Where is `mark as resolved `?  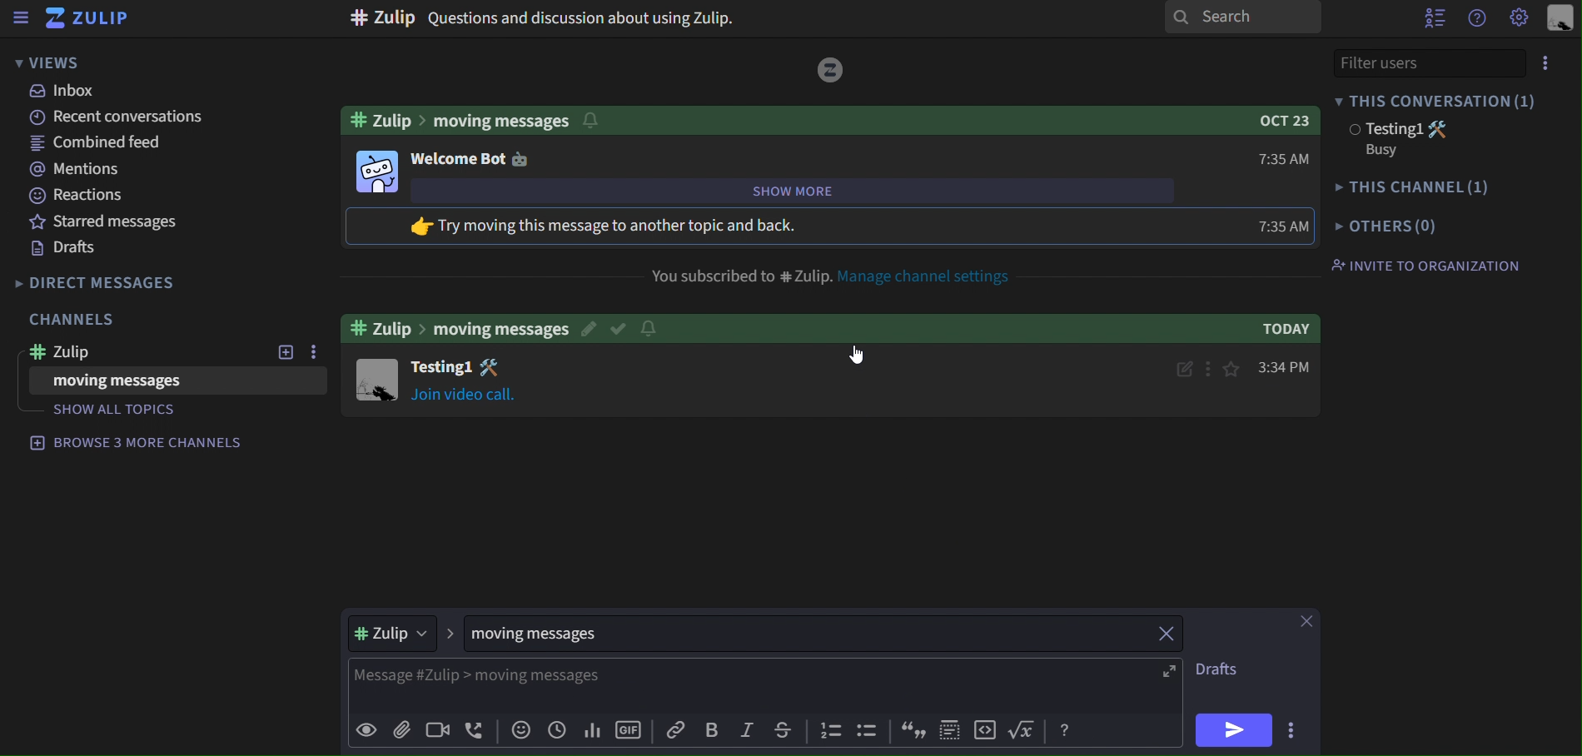
mark as resolved  is located at coordinates (621, 326).